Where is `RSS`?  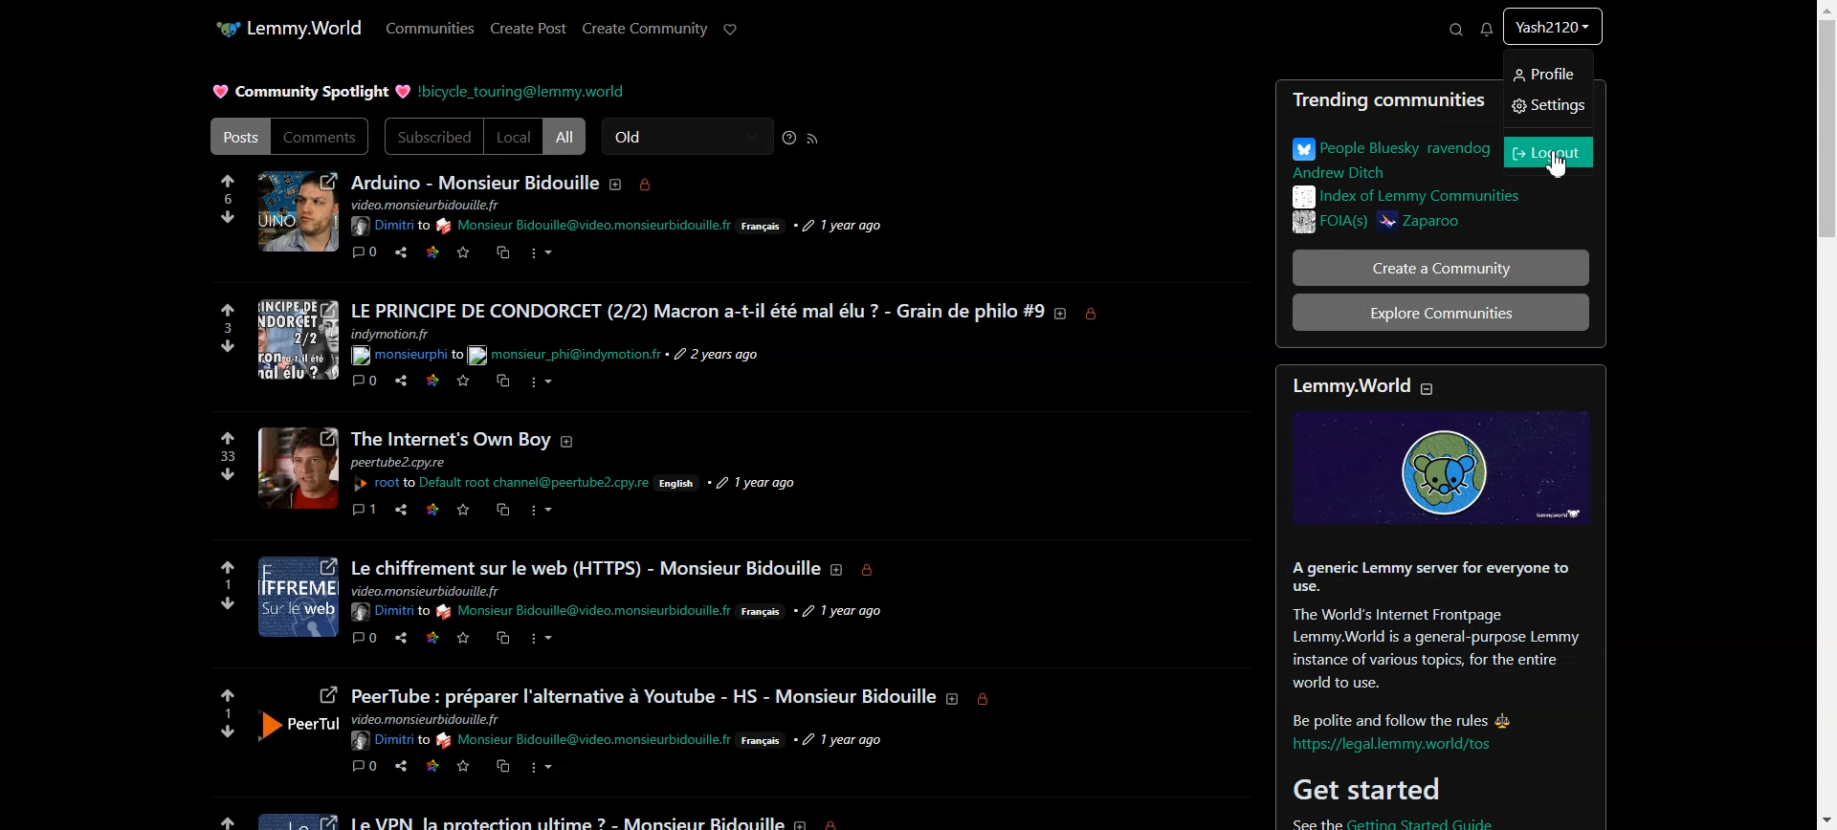
RSS is located at coordinates (813, 138).